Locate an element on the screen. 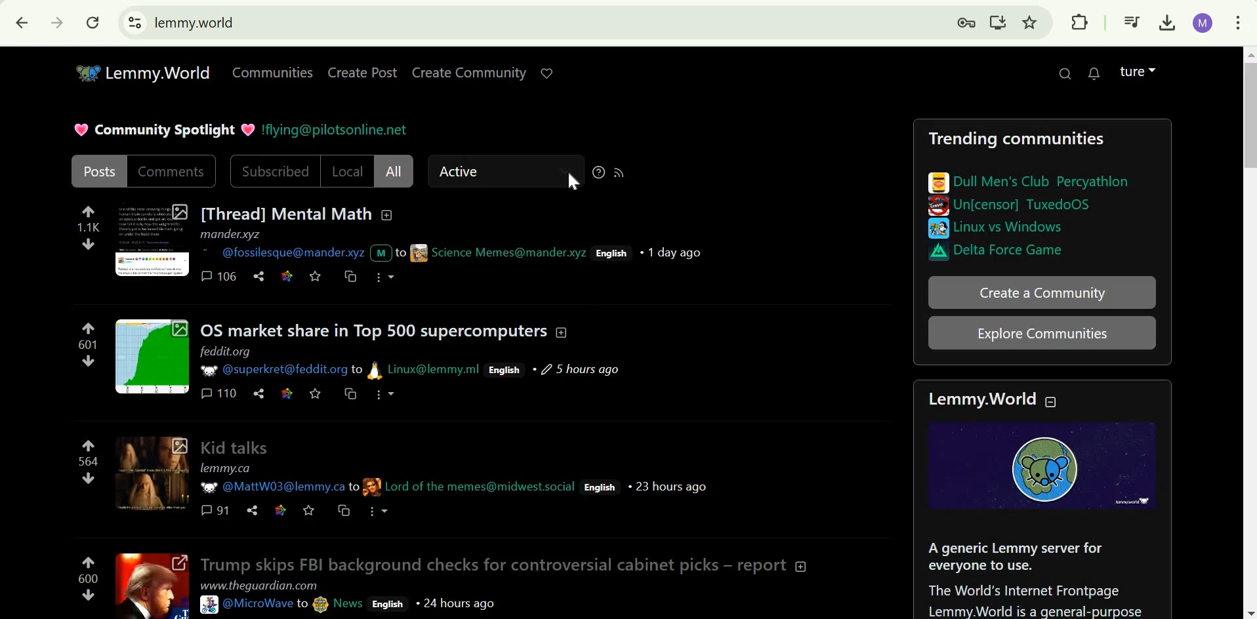 The image size is (1257, 619). [Thread] Mental Math is located at coordinates (285, 212).